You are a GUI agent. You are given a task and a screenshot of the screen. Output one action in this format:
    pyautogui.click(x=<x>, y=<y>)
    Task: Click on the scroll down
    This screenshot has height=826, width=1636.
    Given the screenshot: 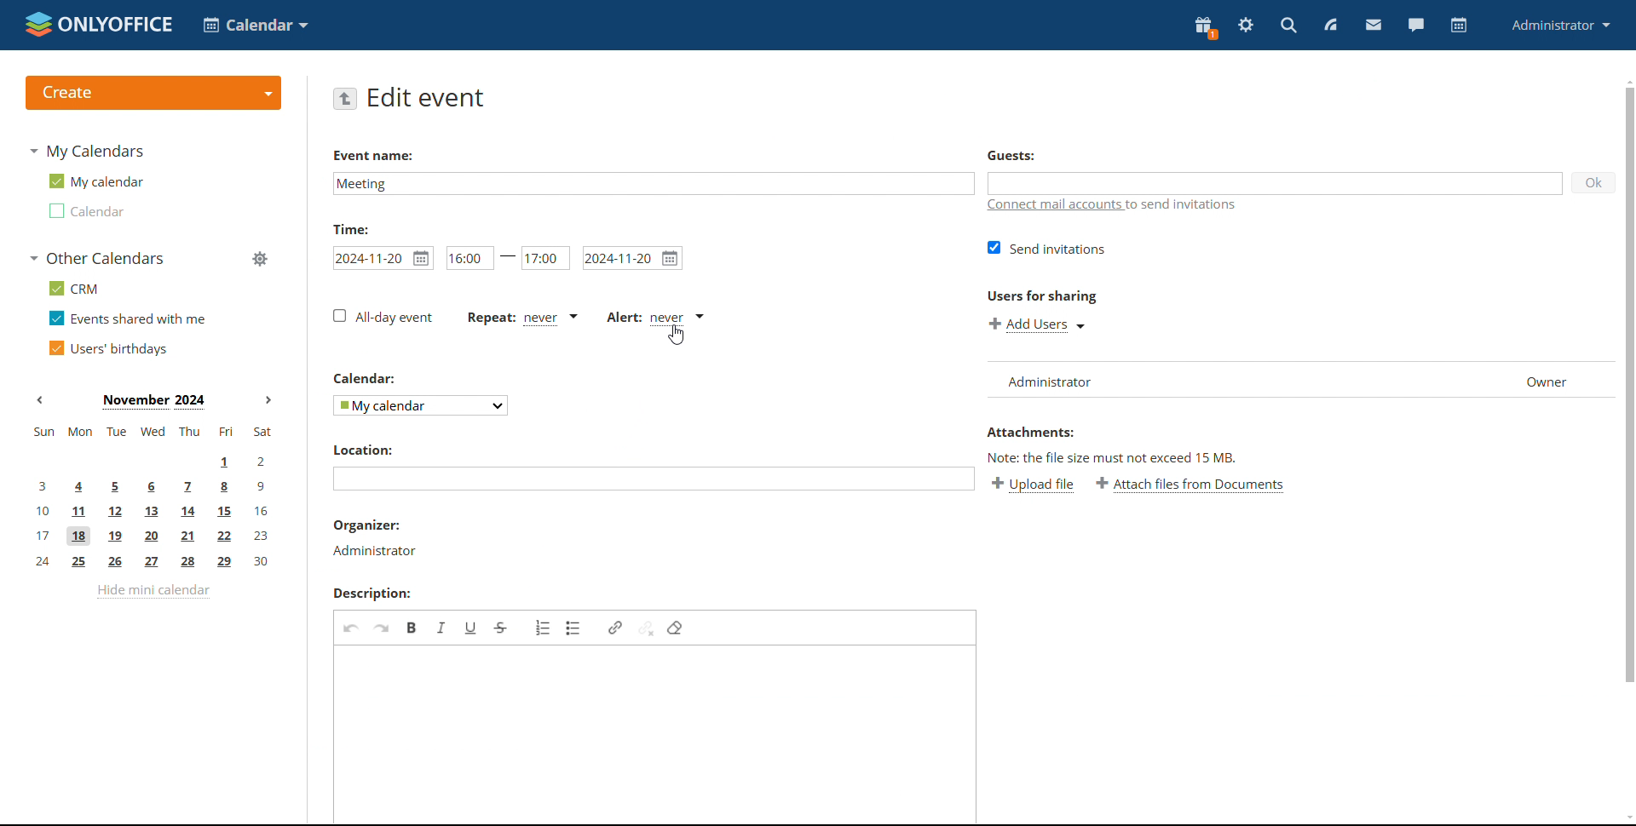 What is the action you would take?
    pyautogui.click(x=1626, y=819)
    